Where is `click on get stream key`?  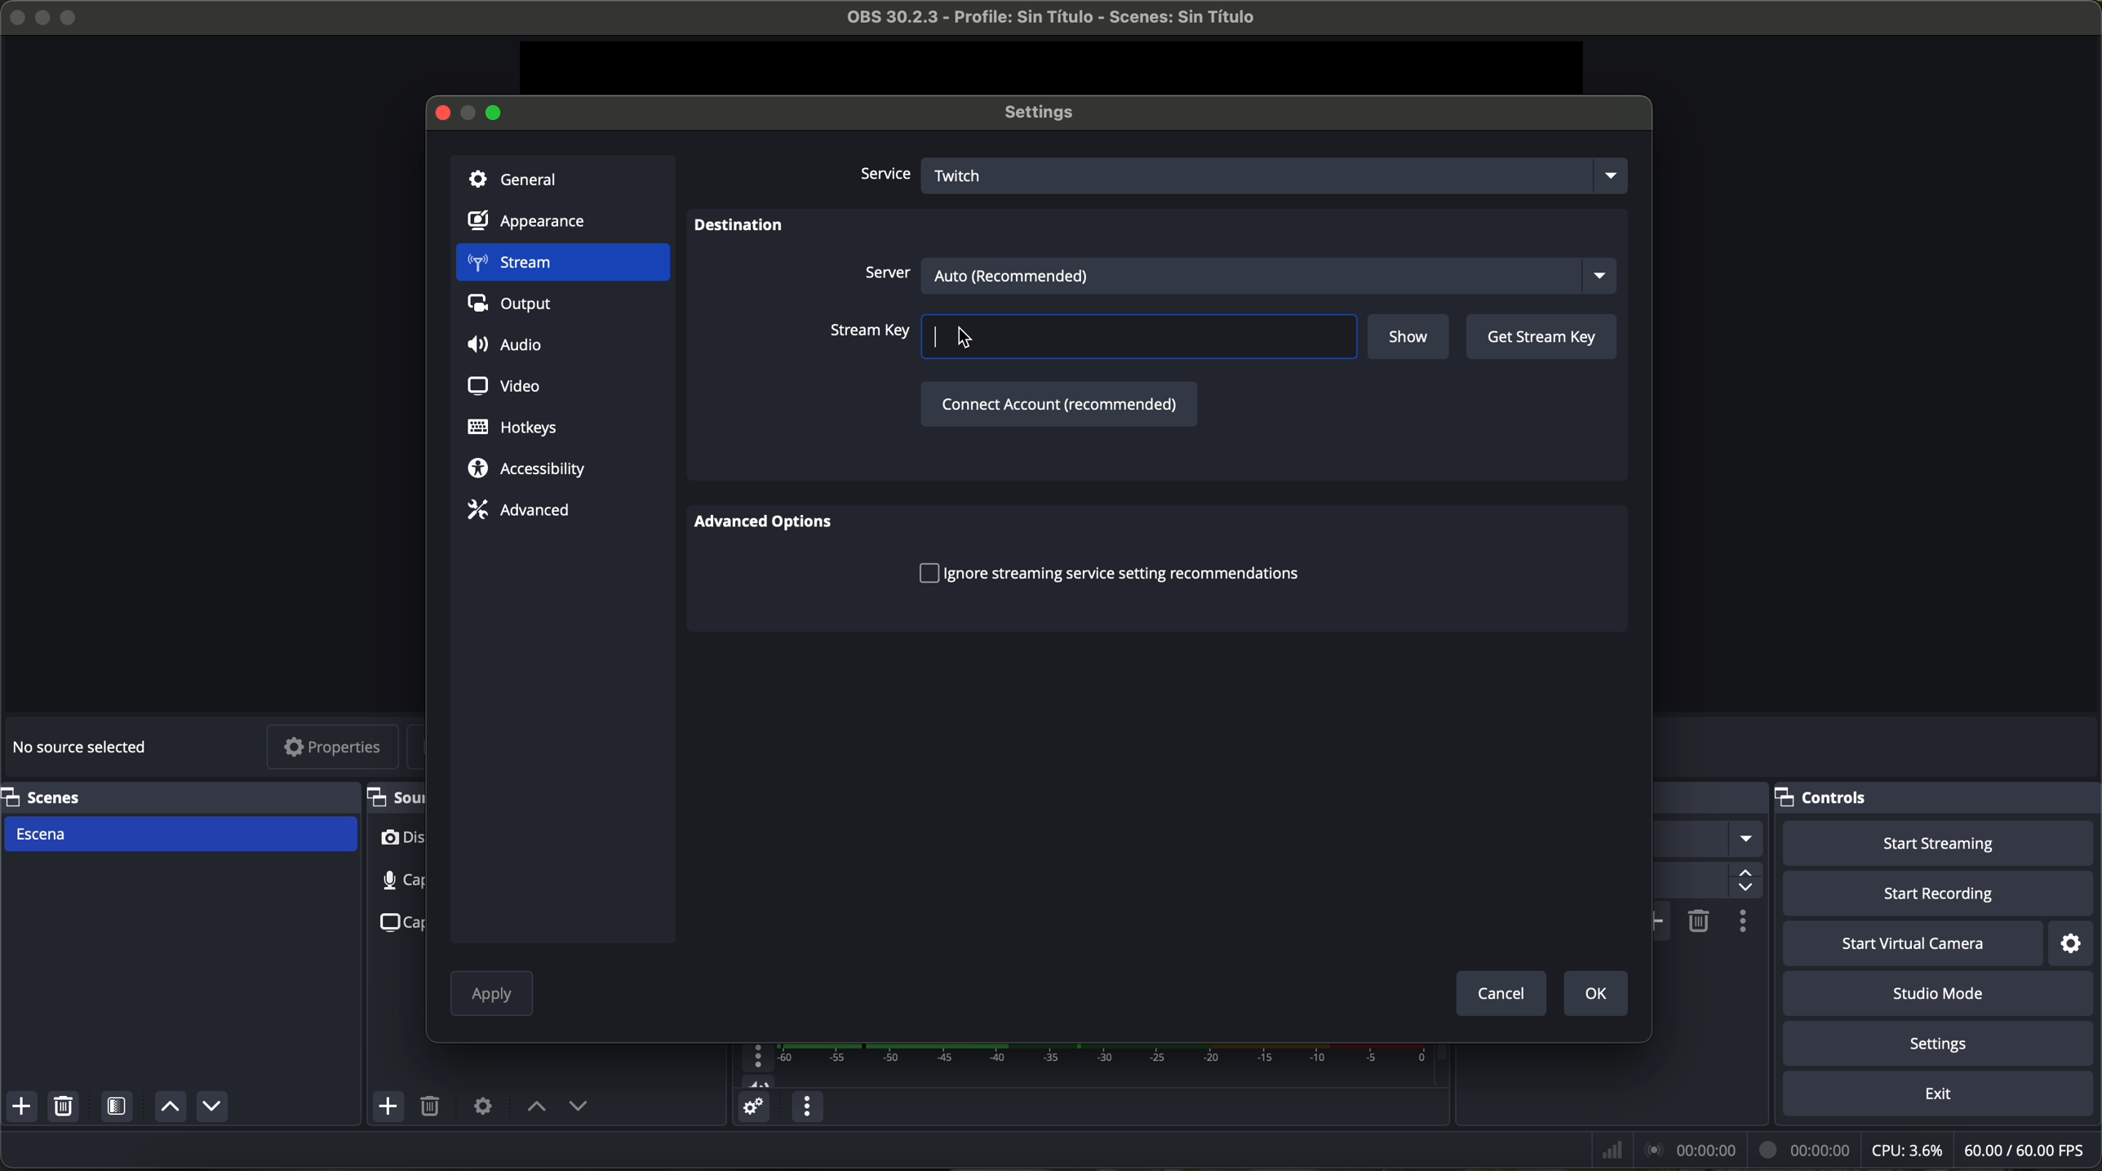
click on get stream key is located at coordinates (1541, 338).